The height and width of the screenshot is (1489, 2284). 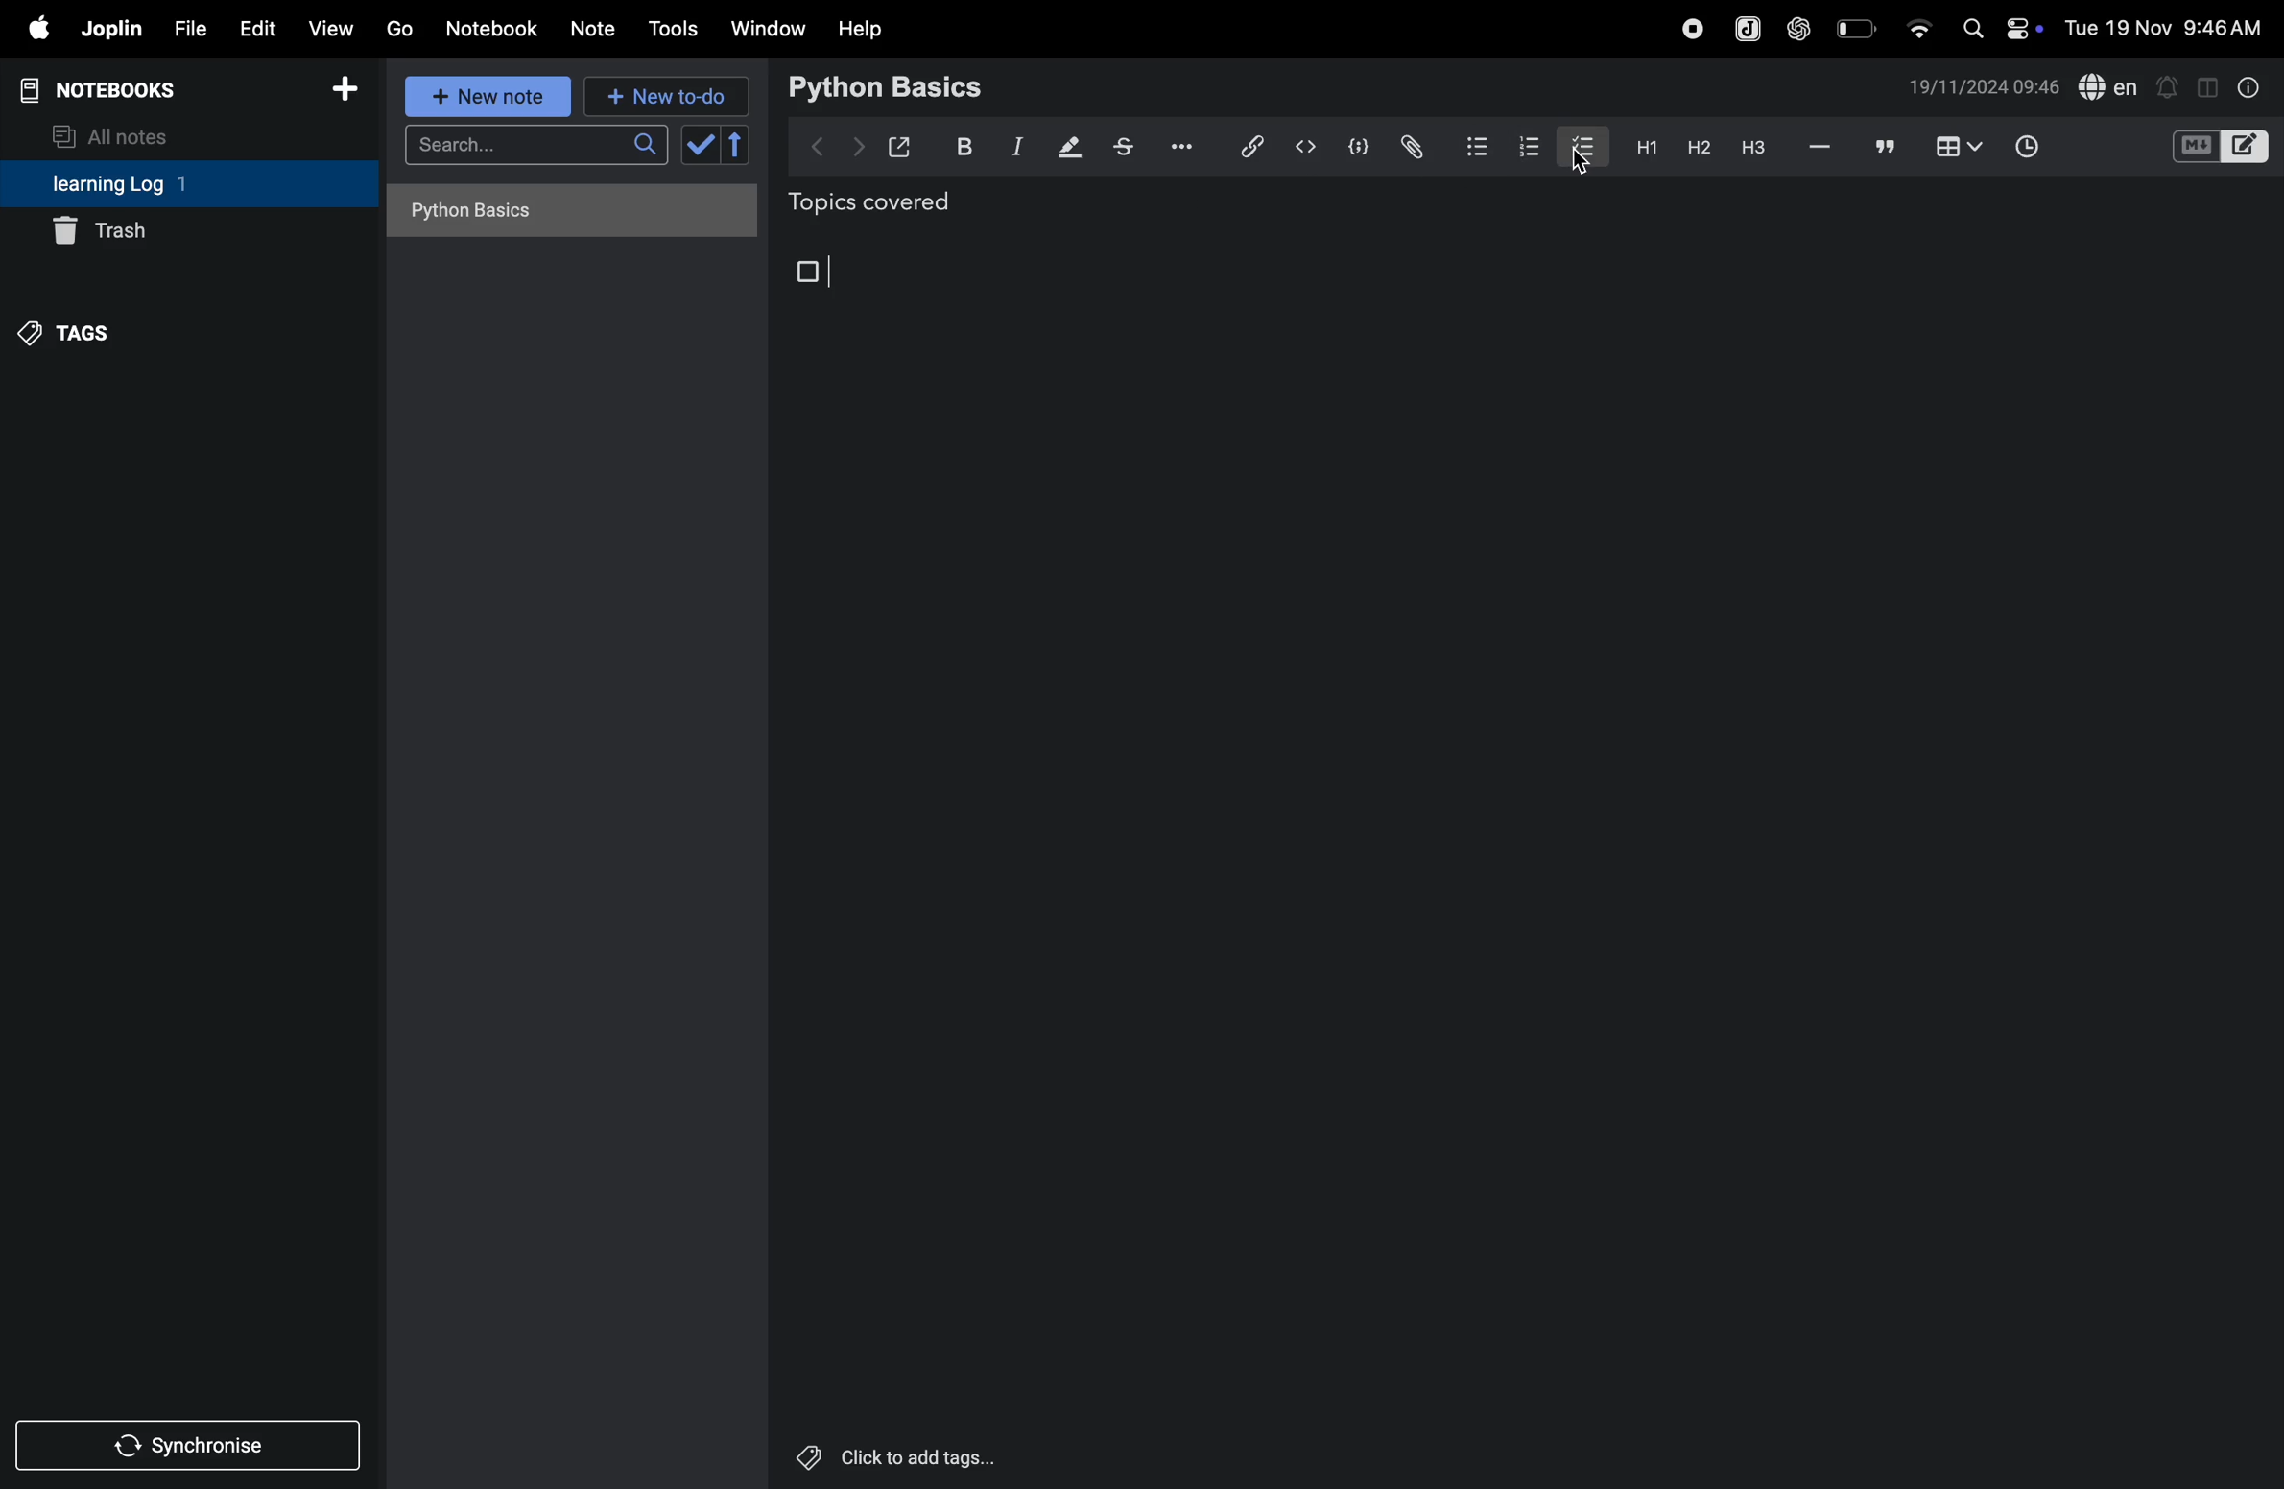 What do you see at coordinates (535, 151) in the screenshot?
I see `search` at bounding box center [535, 151].